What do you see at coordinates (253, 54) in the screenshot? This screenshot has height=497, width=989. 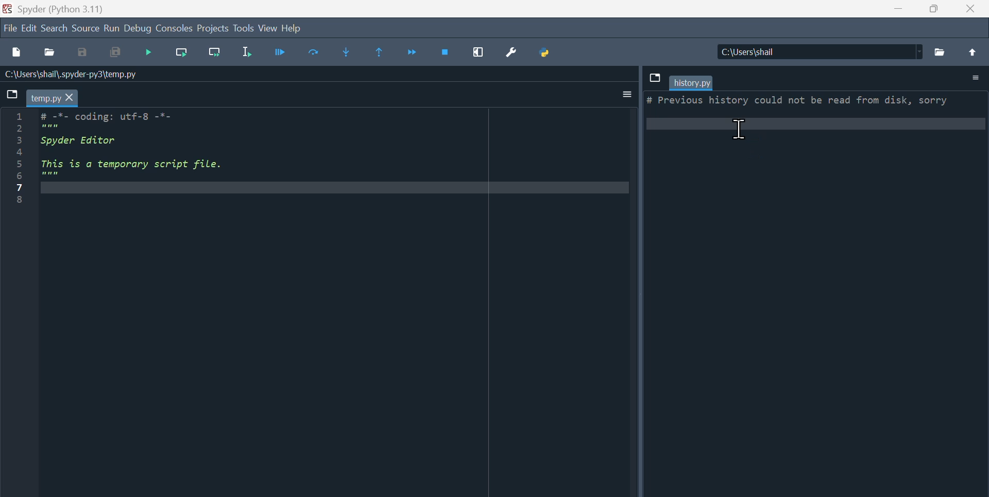 I see `Run selection` at bounding box center [253, 54].